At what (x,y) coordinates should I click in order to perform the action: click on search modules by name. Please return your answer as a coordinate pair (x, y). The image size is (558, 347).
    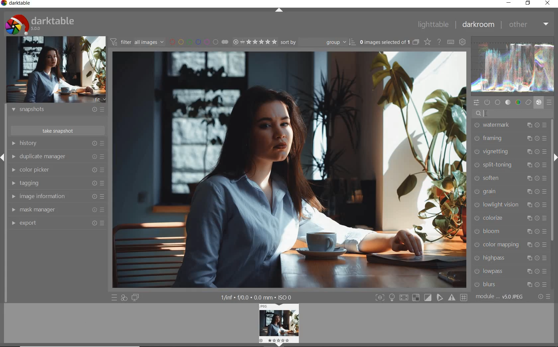
    Looking at the image, I should click on (512, 113).